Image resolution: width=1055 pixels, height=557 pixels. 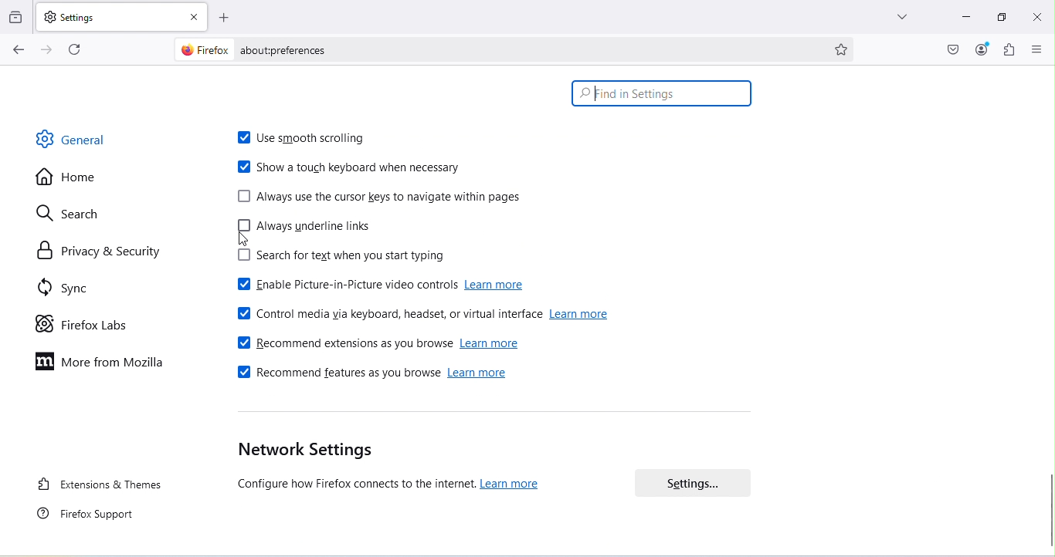 What do you see at coordinates (481, 374) in the screenshot?
I see `learn more` at bounding box center [481, 374].